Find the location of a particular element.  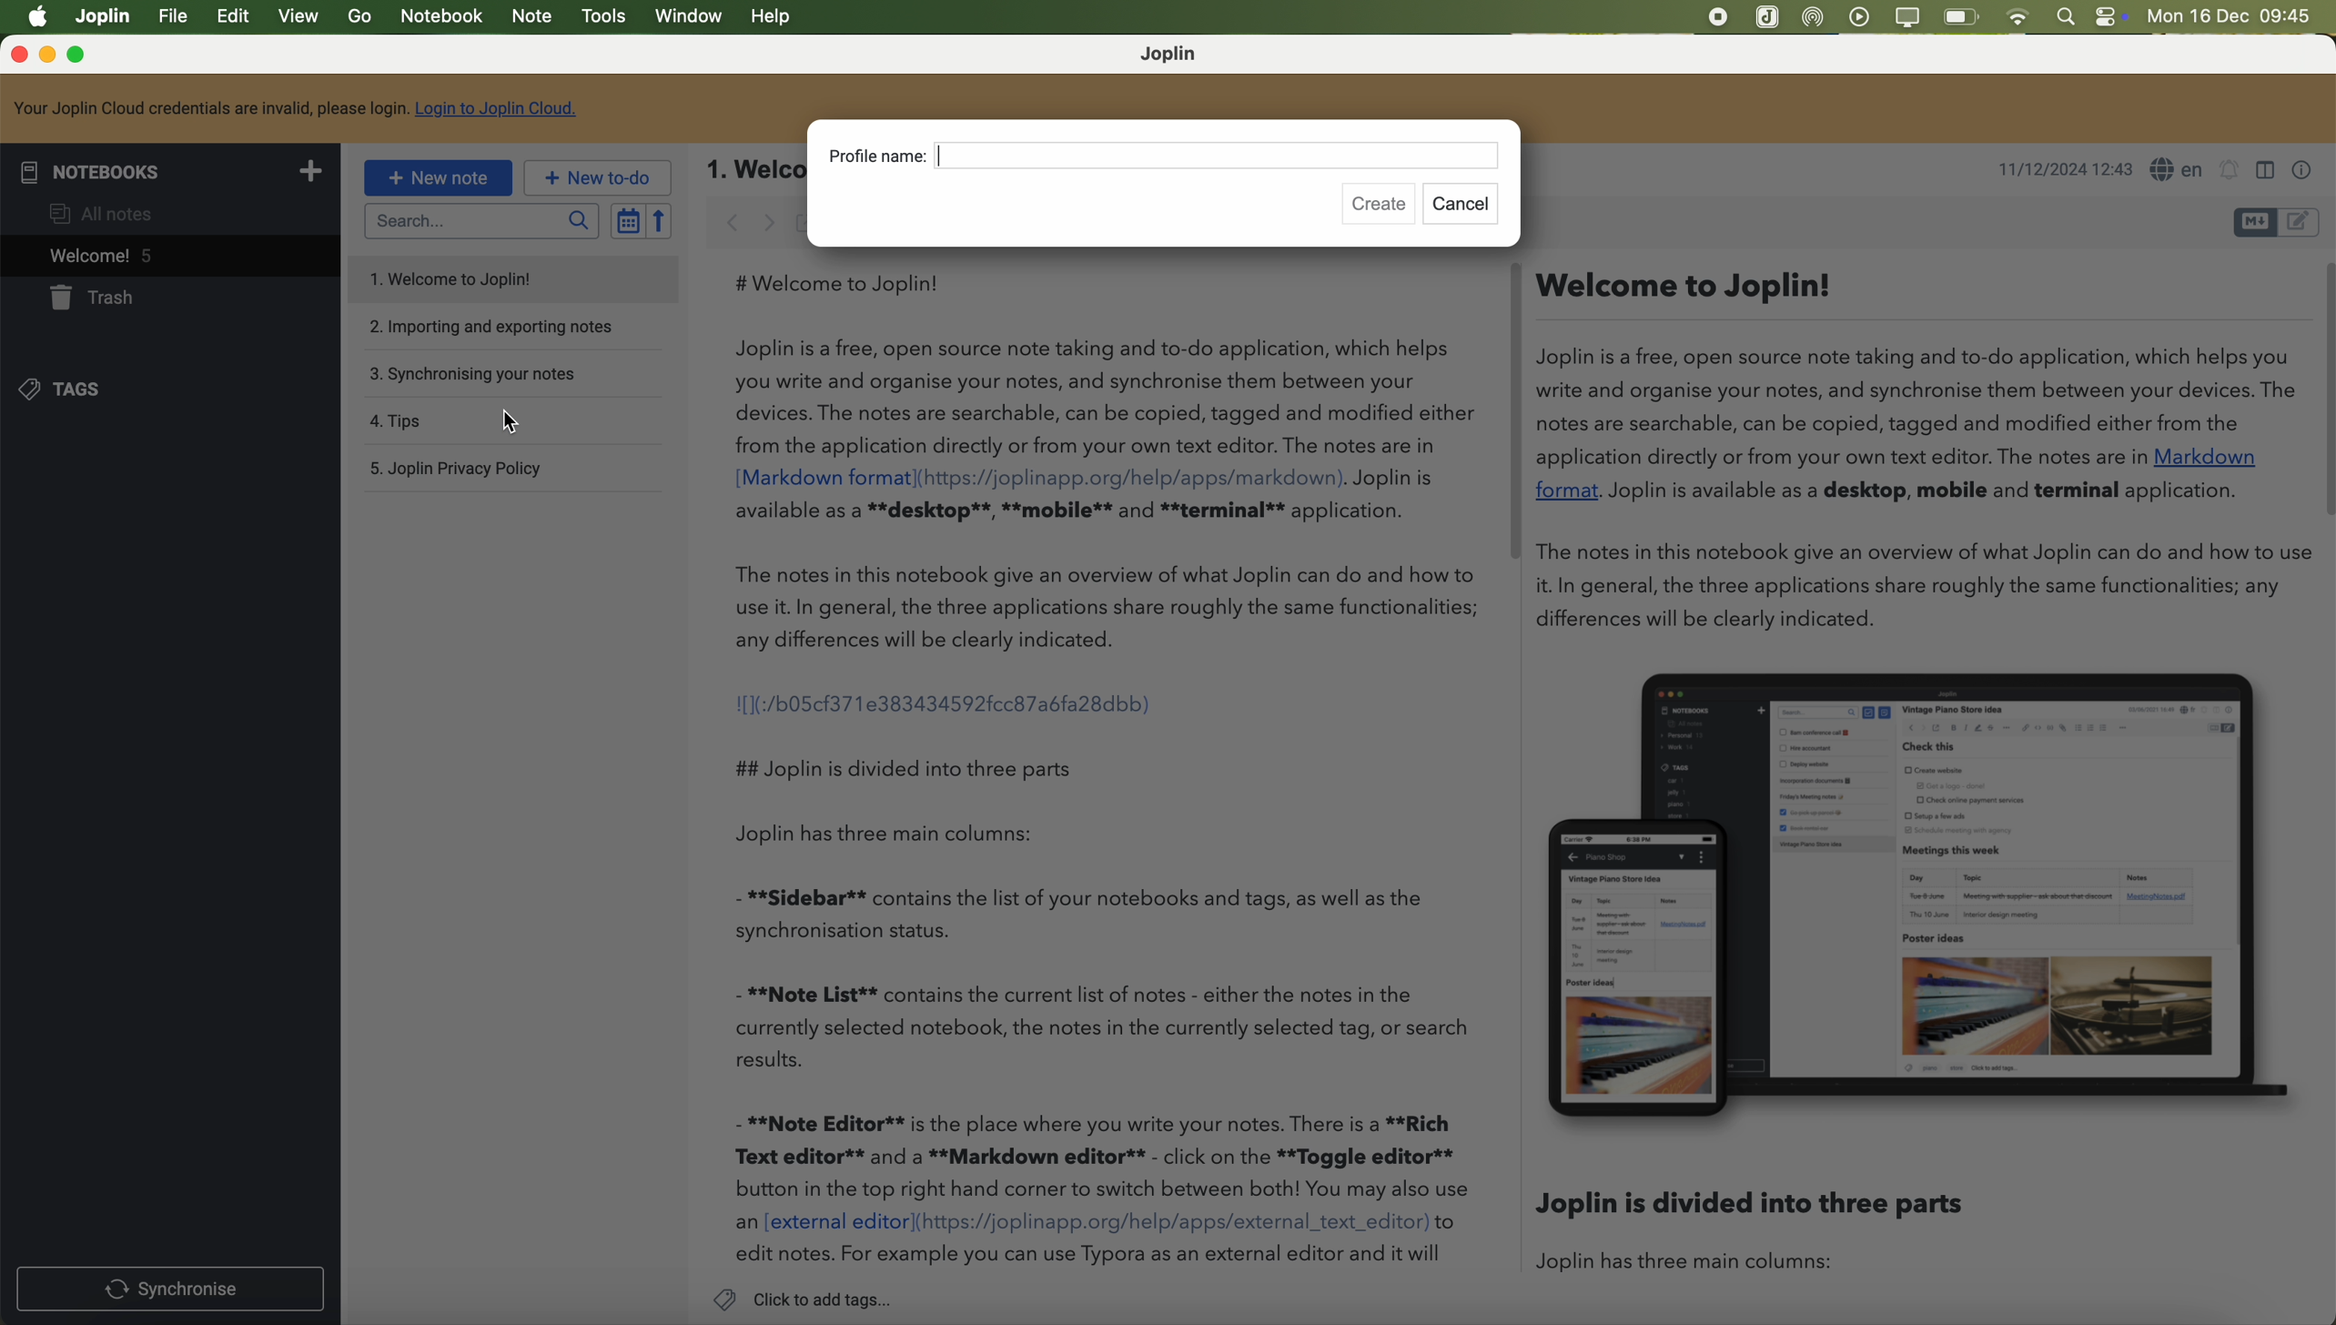

- **Note Editor** is the place where you write your notes. There is a **Rich
Text editor** and a **Markdown editor** - click on the **Toggle editor**
button in the top right hand corner to switch between both! You may also use is located at coordinates (1103, 1156).